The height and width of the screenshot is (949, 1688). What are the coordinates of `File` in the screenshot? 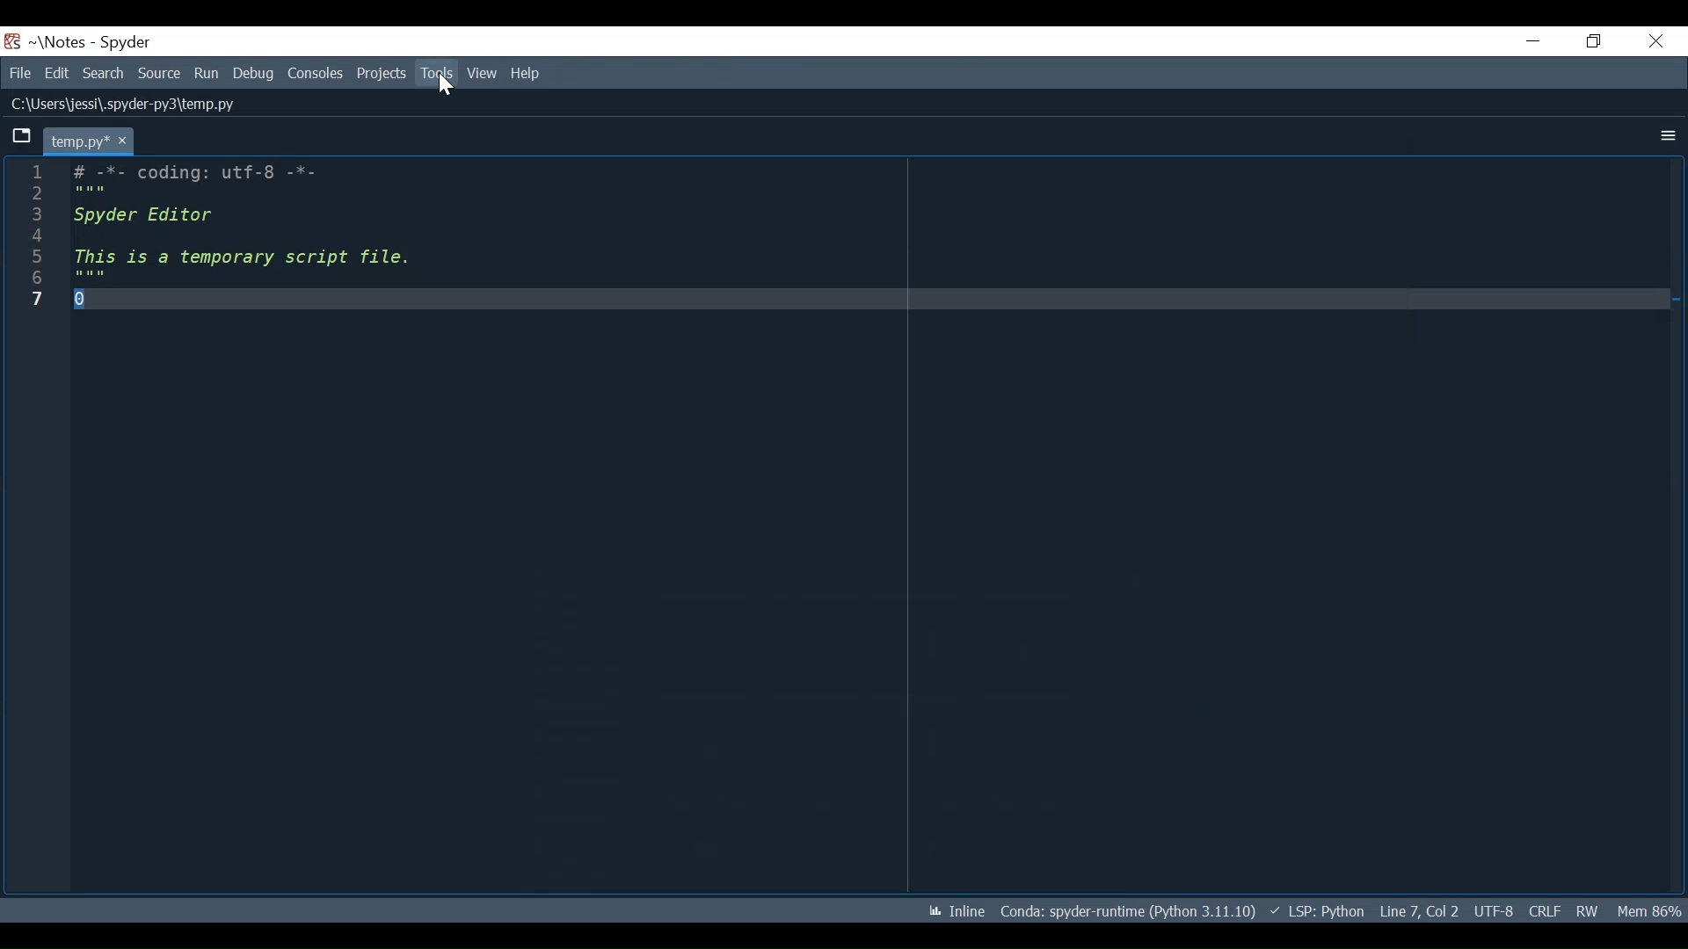 It's located at (18, 73).